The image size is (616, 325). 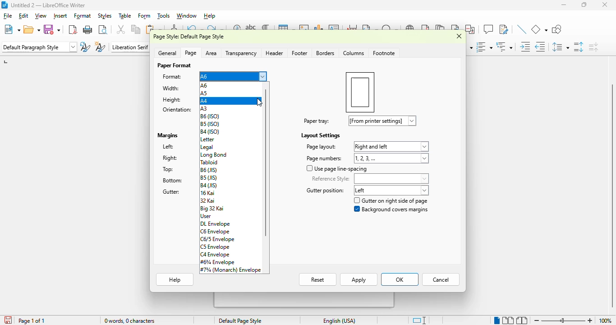 What do you see at coordinates (205, 85) in the screenshot?
I see `A6` at bounding box center [205, 85].